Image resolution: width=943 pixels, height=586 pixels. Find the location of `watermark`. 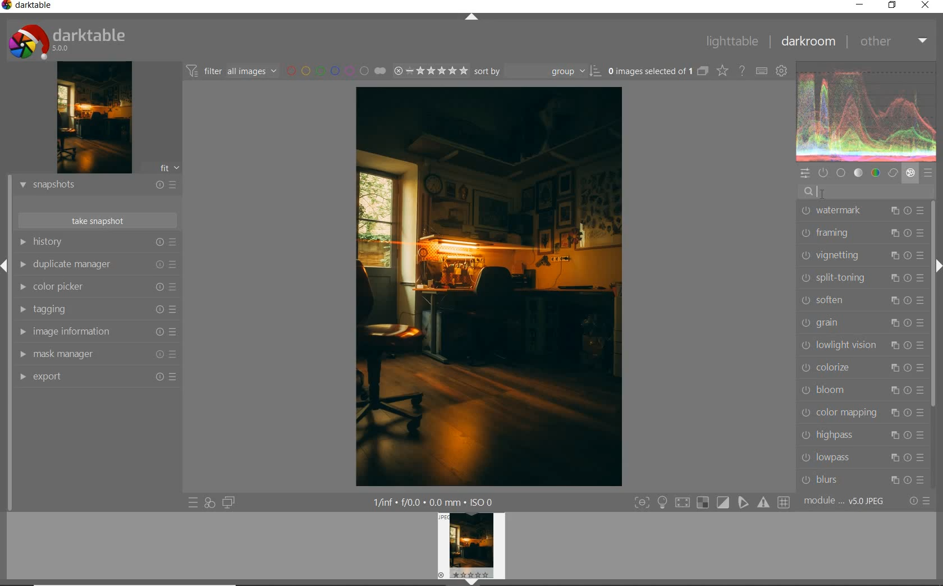

watermark is located at coordinates (862, 212).